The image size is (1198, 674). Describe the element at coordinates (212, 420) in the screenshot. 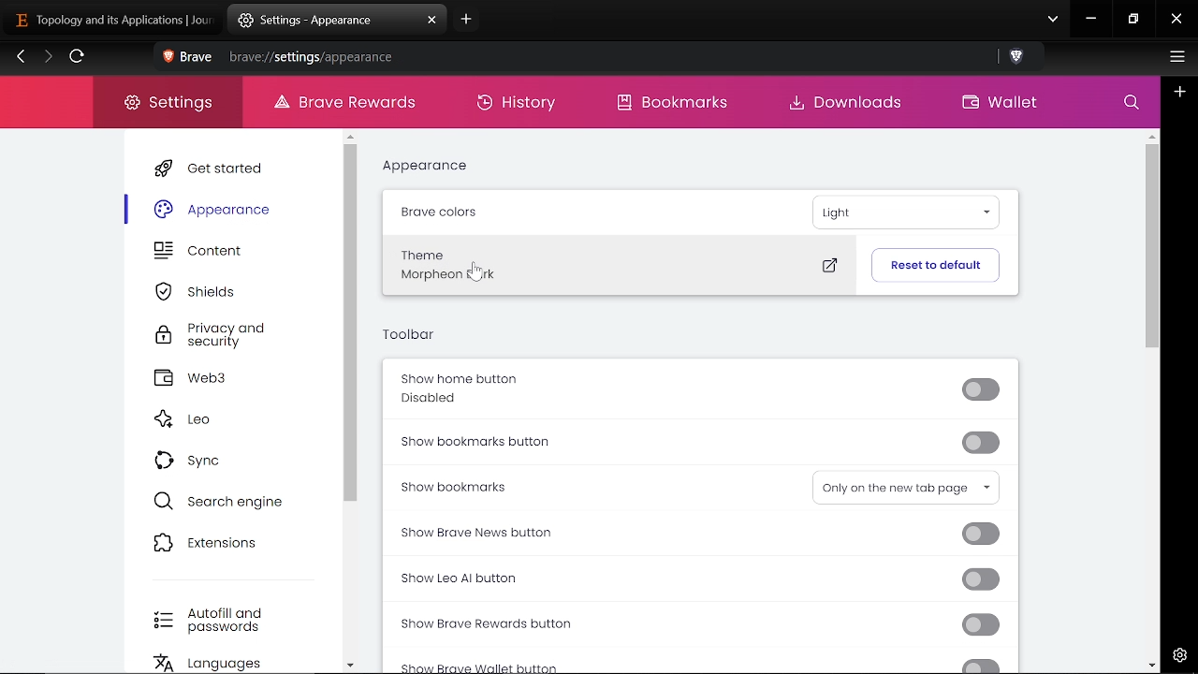

I see `Leo` at that location.